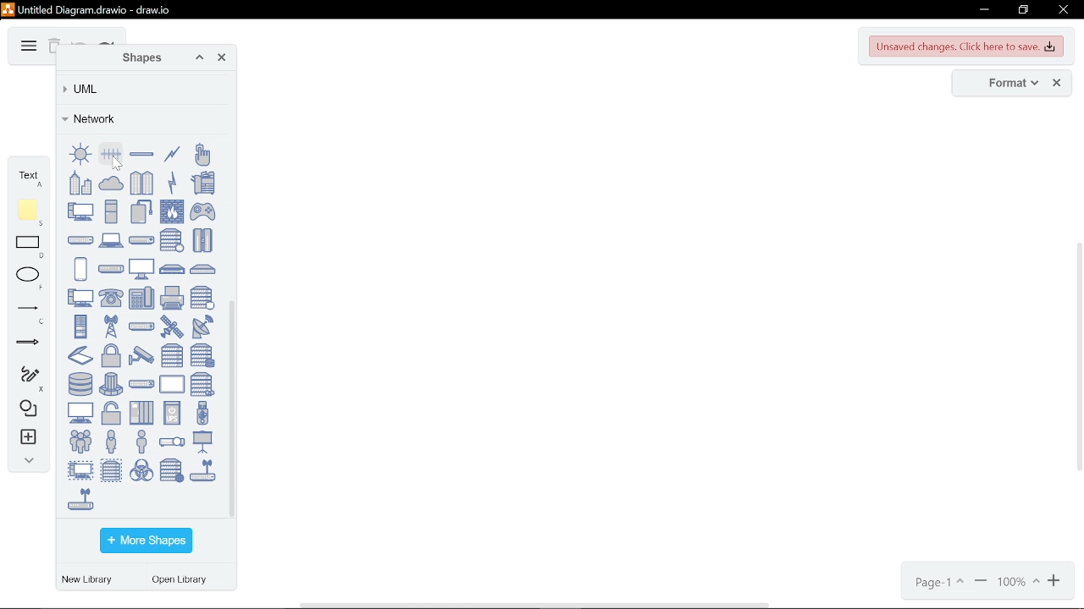 This screenshot has height=609, width=1084. Describe the element at coordinates (111, 326) in the screenshot. I see `radio tower` at that location.